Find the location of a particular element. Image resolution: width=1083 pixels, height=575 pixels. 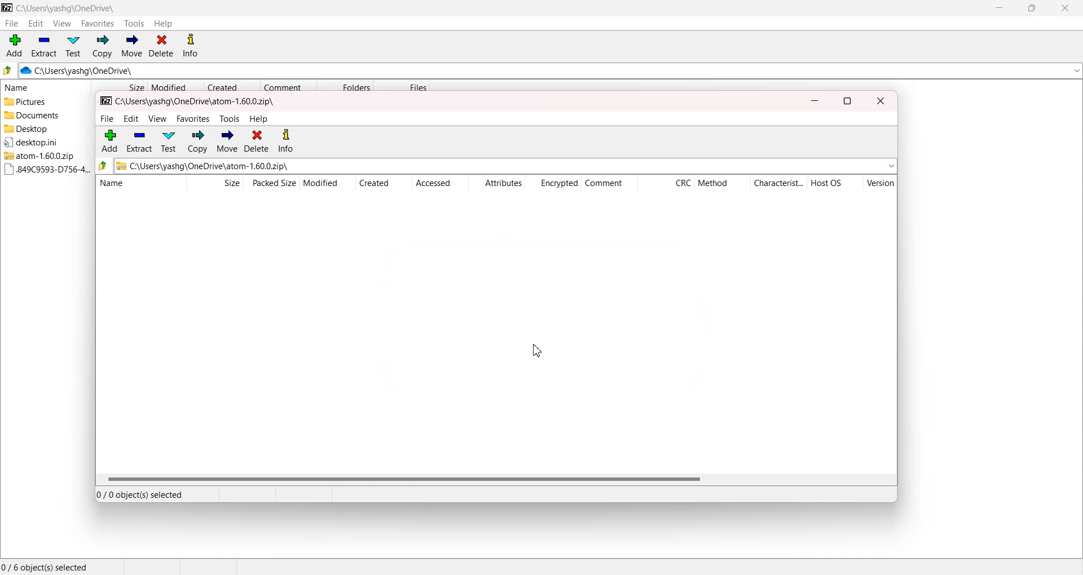

Method is located at coordinates (721, 184).